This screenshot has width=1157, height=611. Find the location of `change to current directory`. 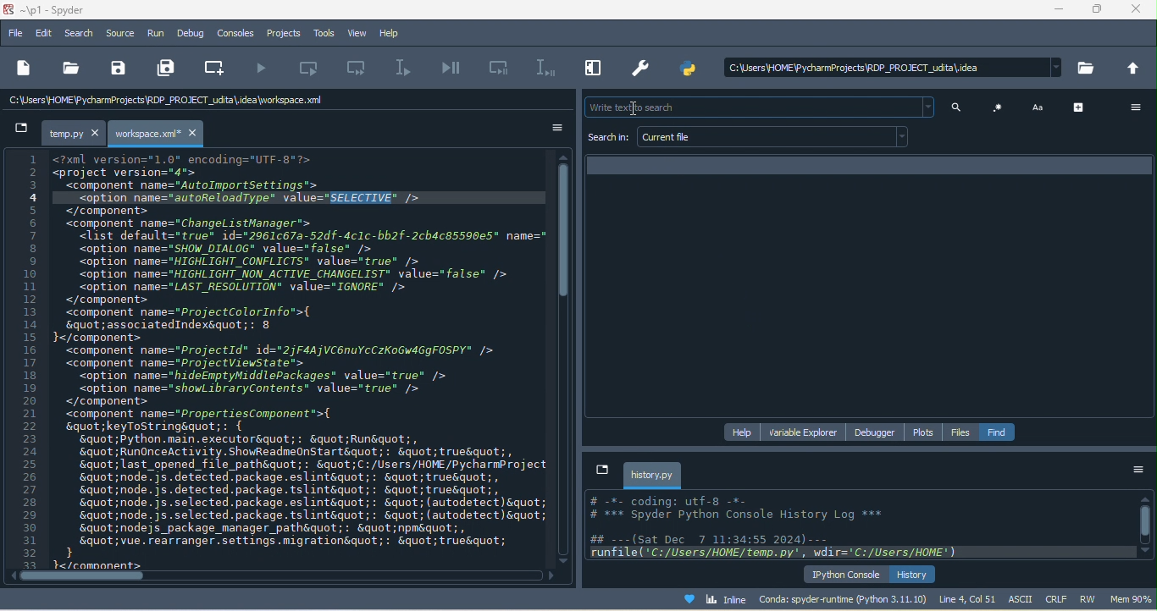

change to current directory is located at coordinates (1135, 69).